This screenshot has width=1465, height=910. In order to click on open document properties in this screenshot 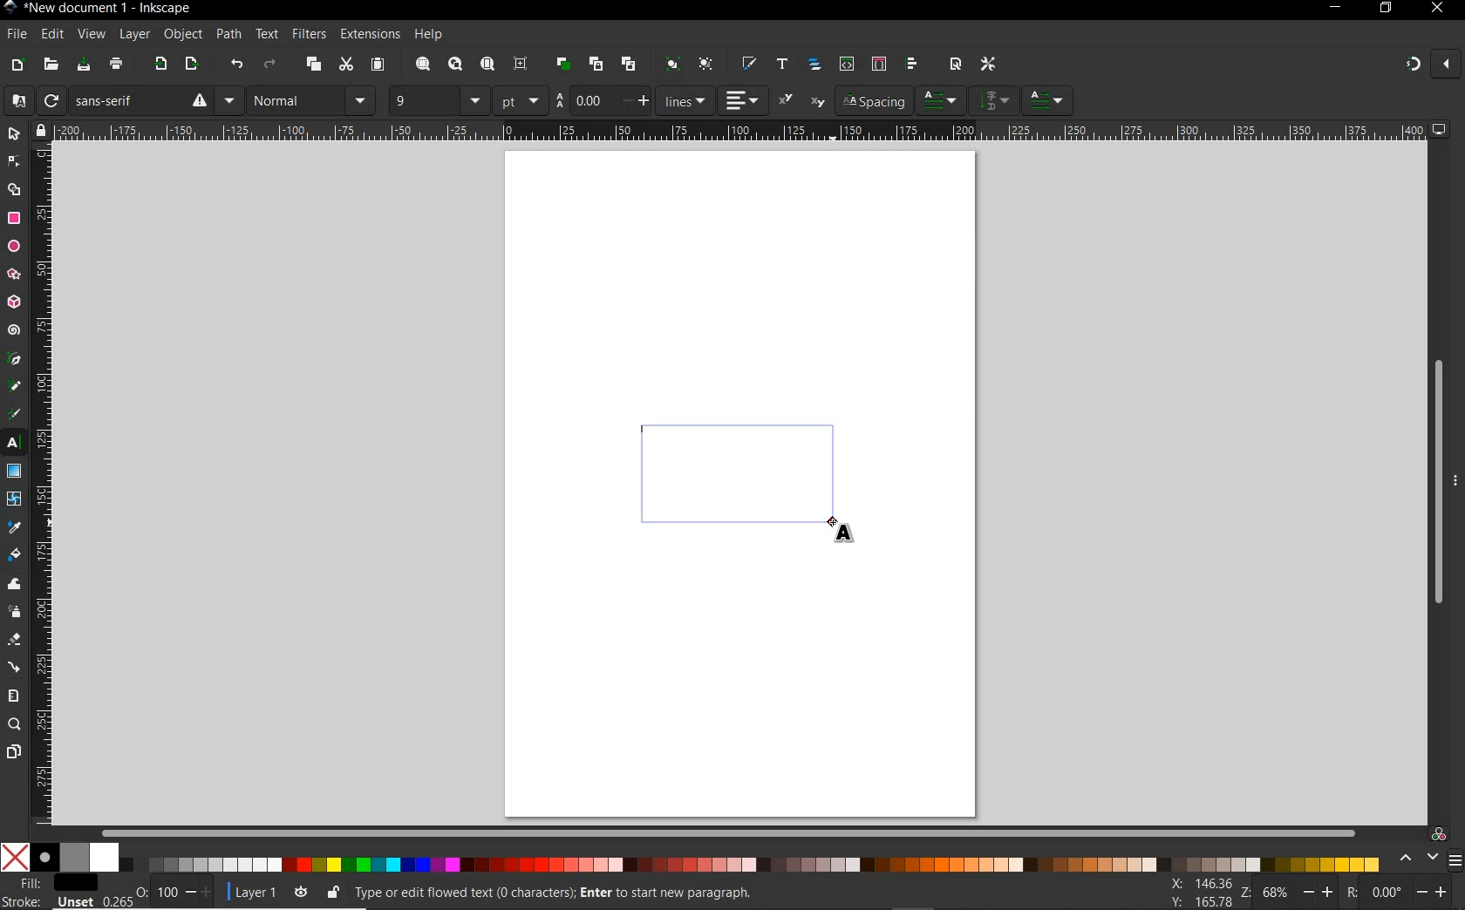, I will do `click(955, 63)`.